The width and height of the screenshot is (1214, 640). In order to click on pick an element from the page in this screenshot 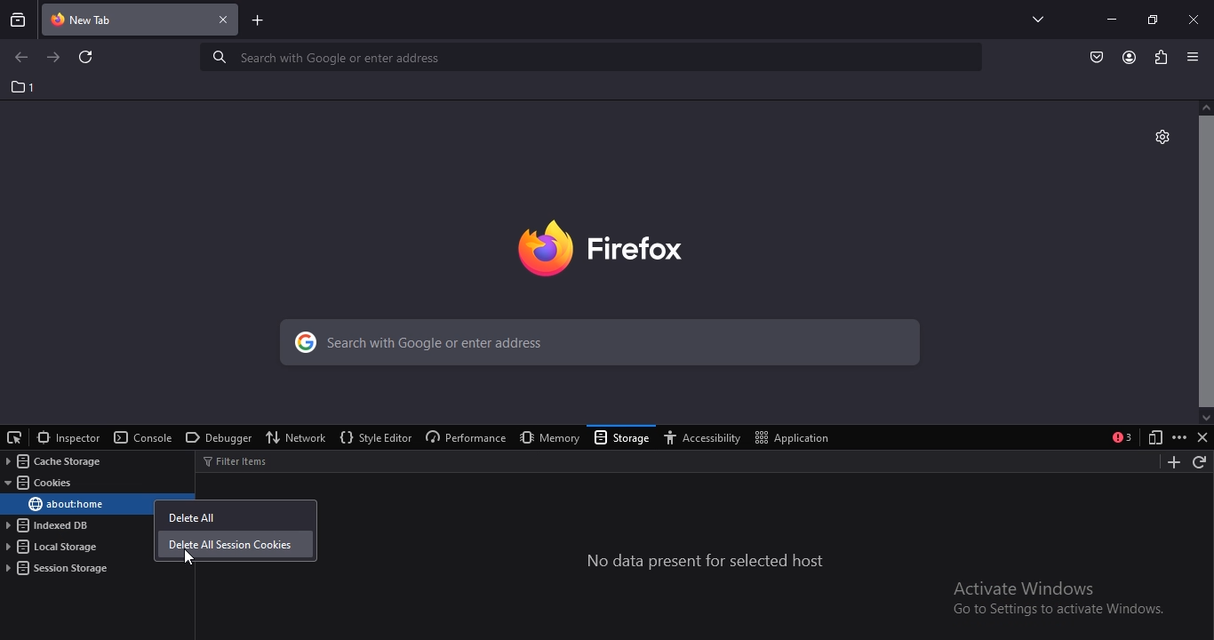, I will do `click(15, 436)`.